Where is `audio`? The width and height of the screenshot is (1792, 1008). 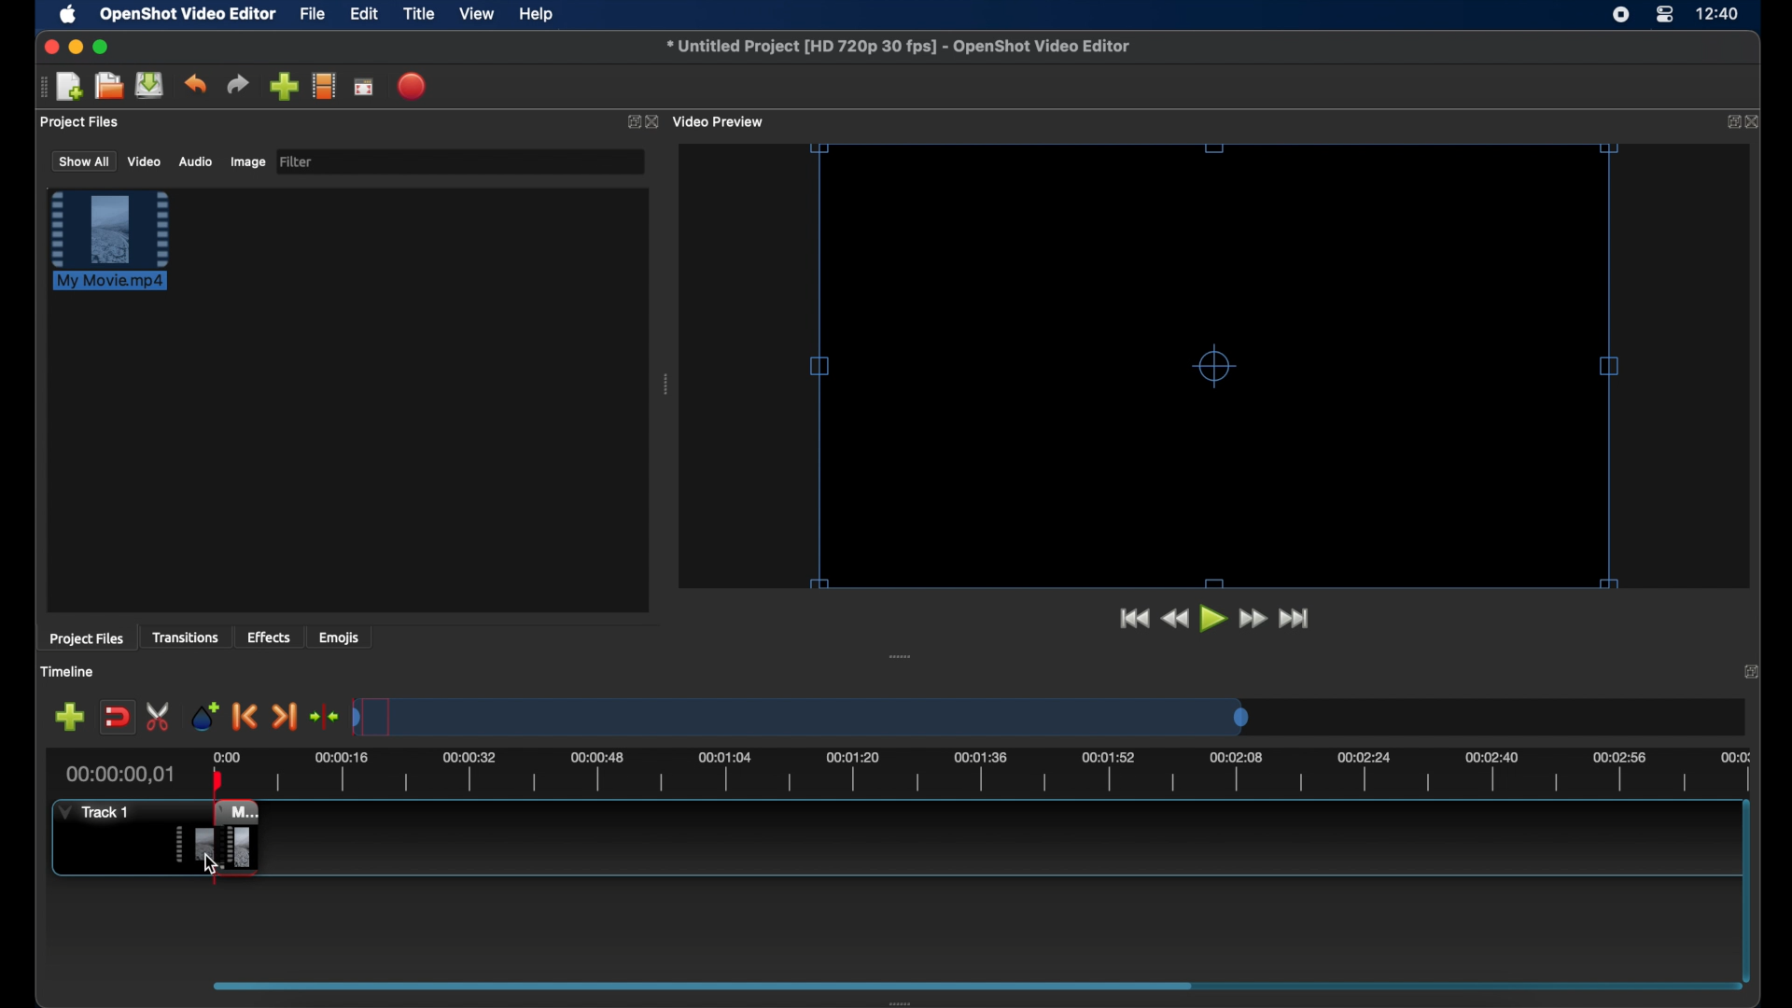
audio is located at coordinates (194, 162).